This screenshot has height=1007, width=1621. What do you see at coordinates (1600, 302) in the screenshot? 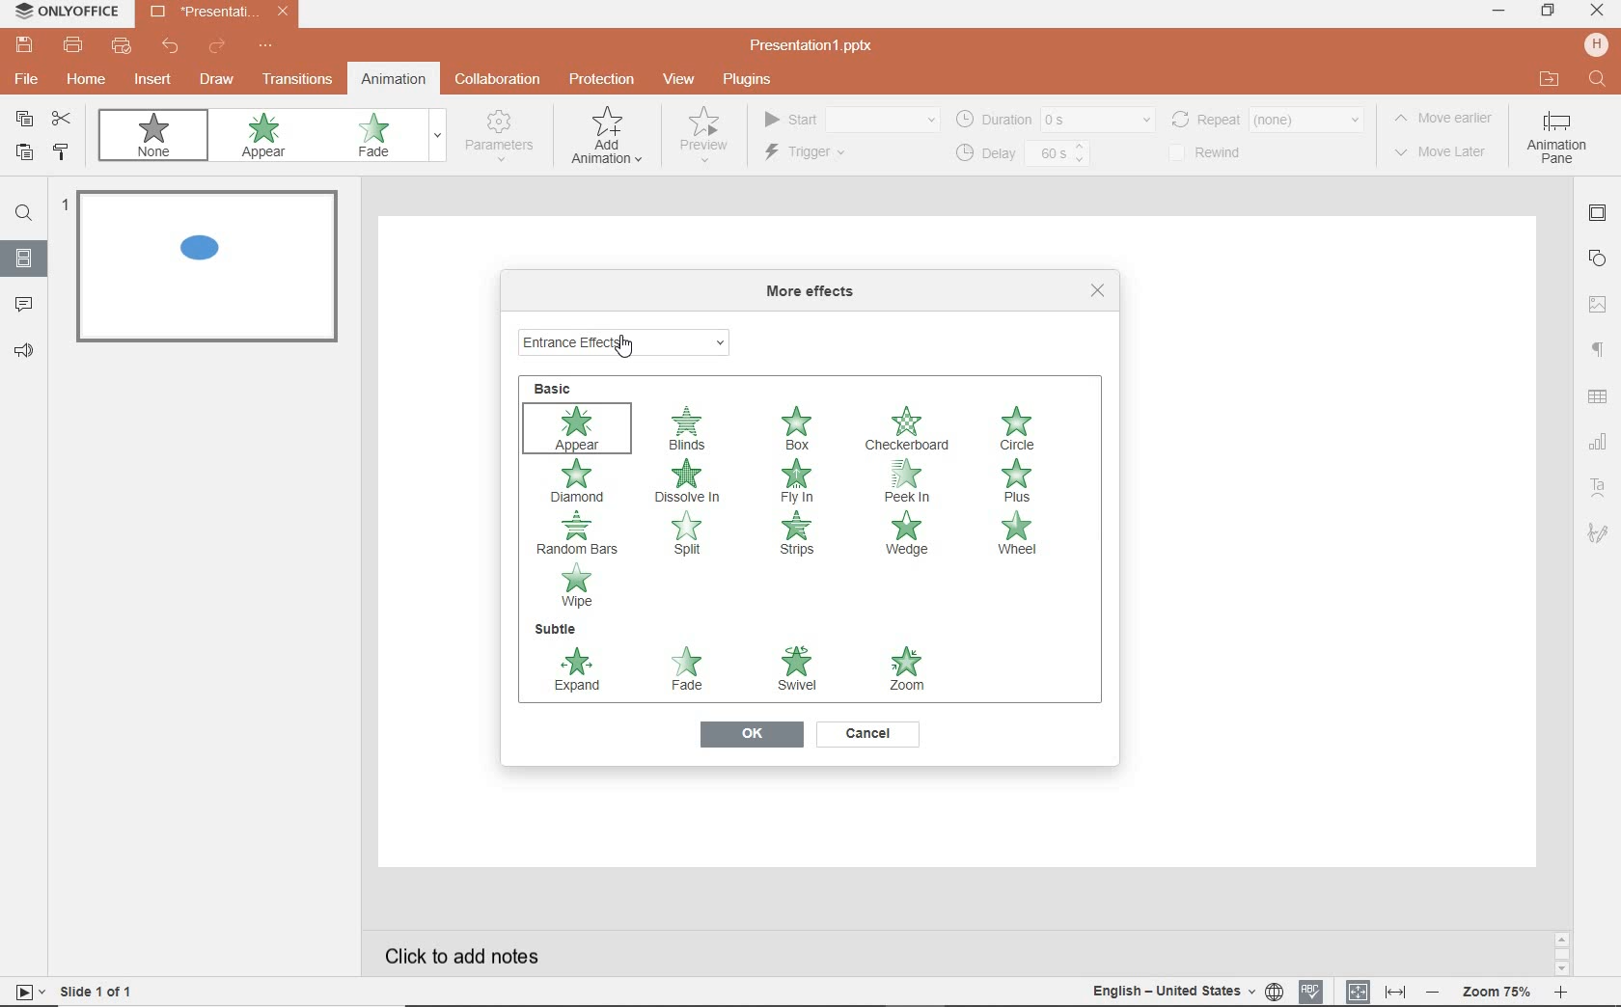
I see `image settings` at bounding box center [1600, 302].